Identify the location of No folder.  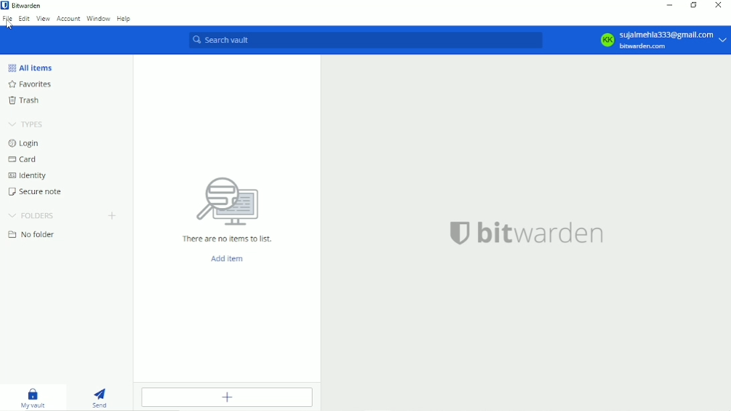
(33, 234).